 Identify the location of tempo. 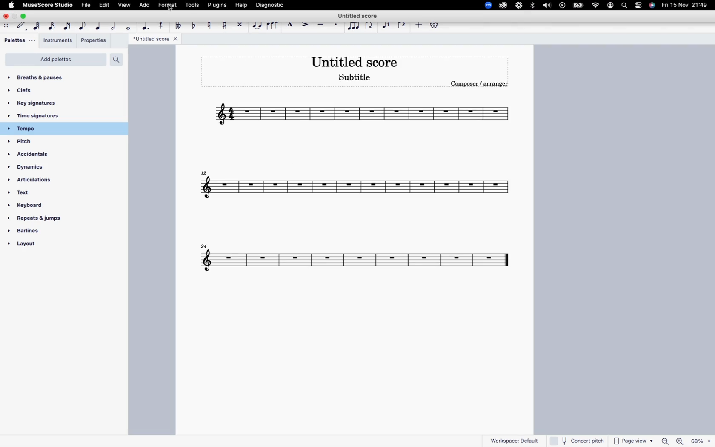
(48, 129).